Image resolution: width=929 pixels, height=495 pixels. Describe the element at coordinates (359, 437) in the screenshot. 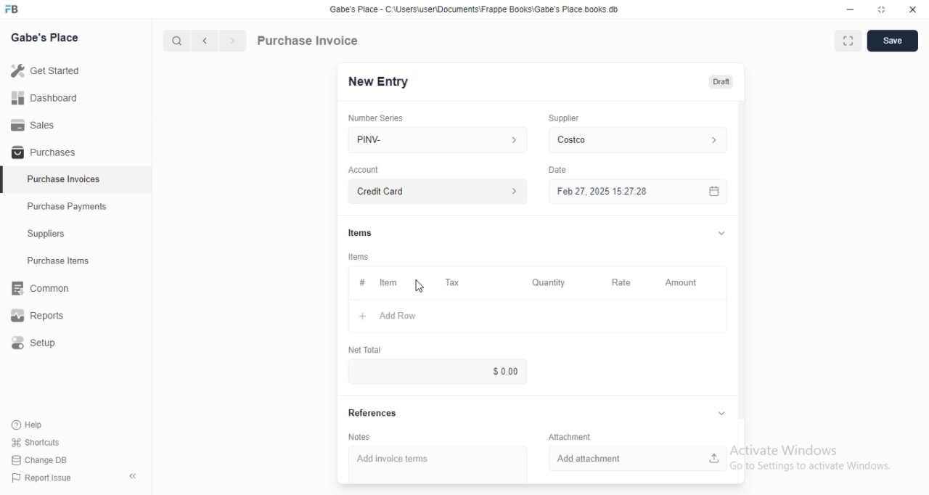

I see `Notes` at that location.